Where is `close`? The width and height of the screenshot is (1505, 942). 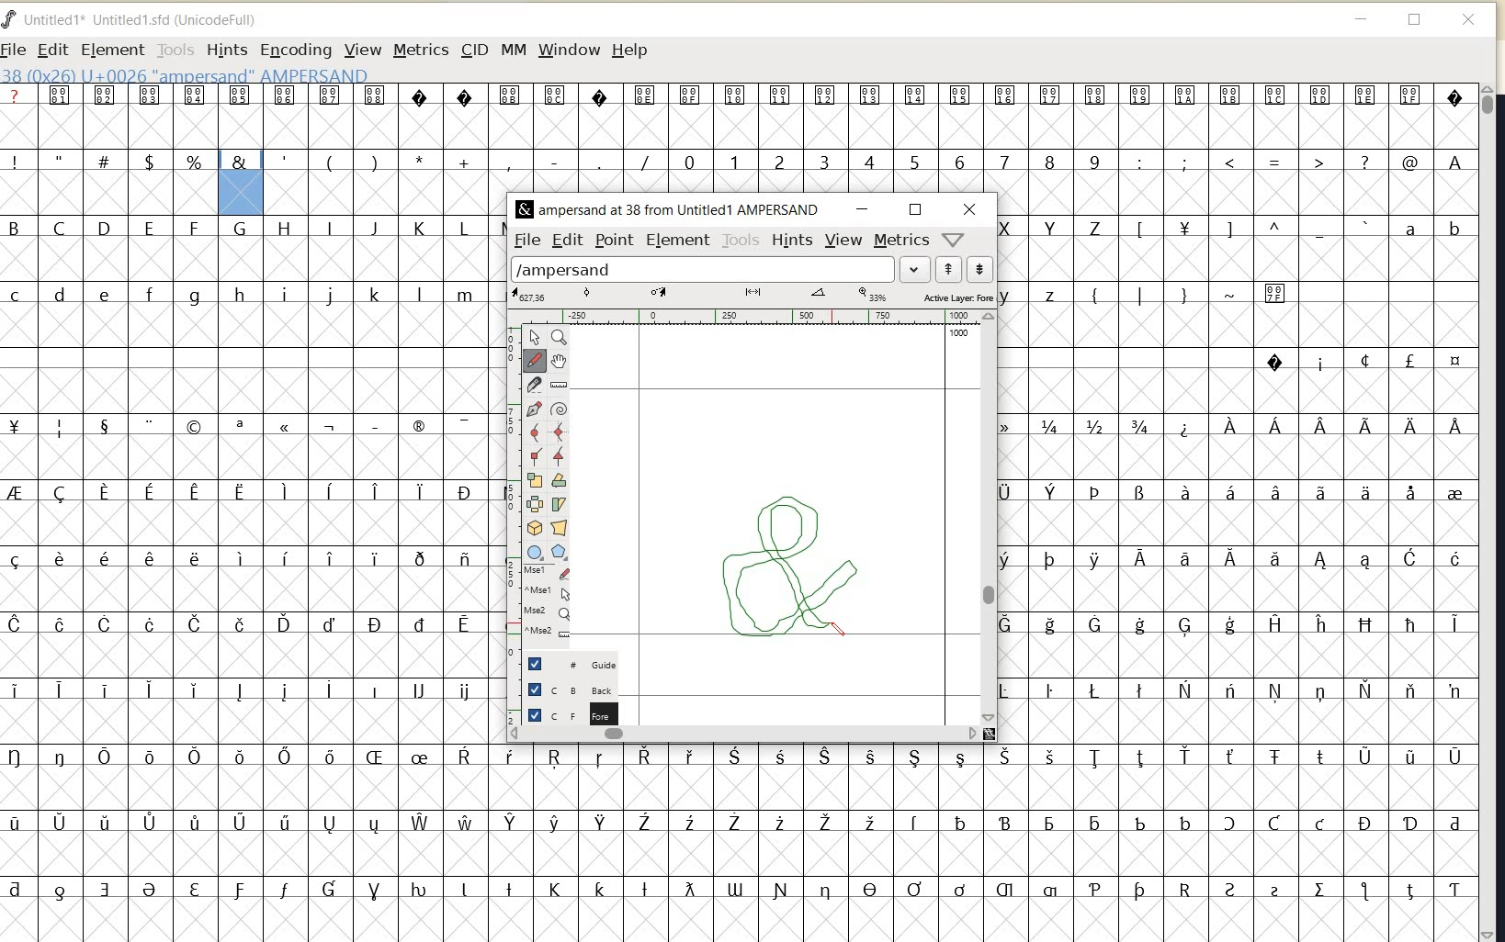
close is located at coordinates (1470, 19).